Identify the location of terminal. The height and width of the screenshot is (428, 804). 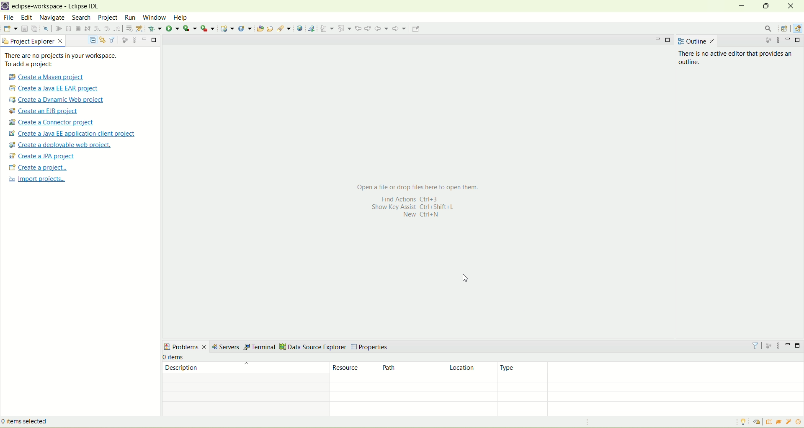
(258, 347).